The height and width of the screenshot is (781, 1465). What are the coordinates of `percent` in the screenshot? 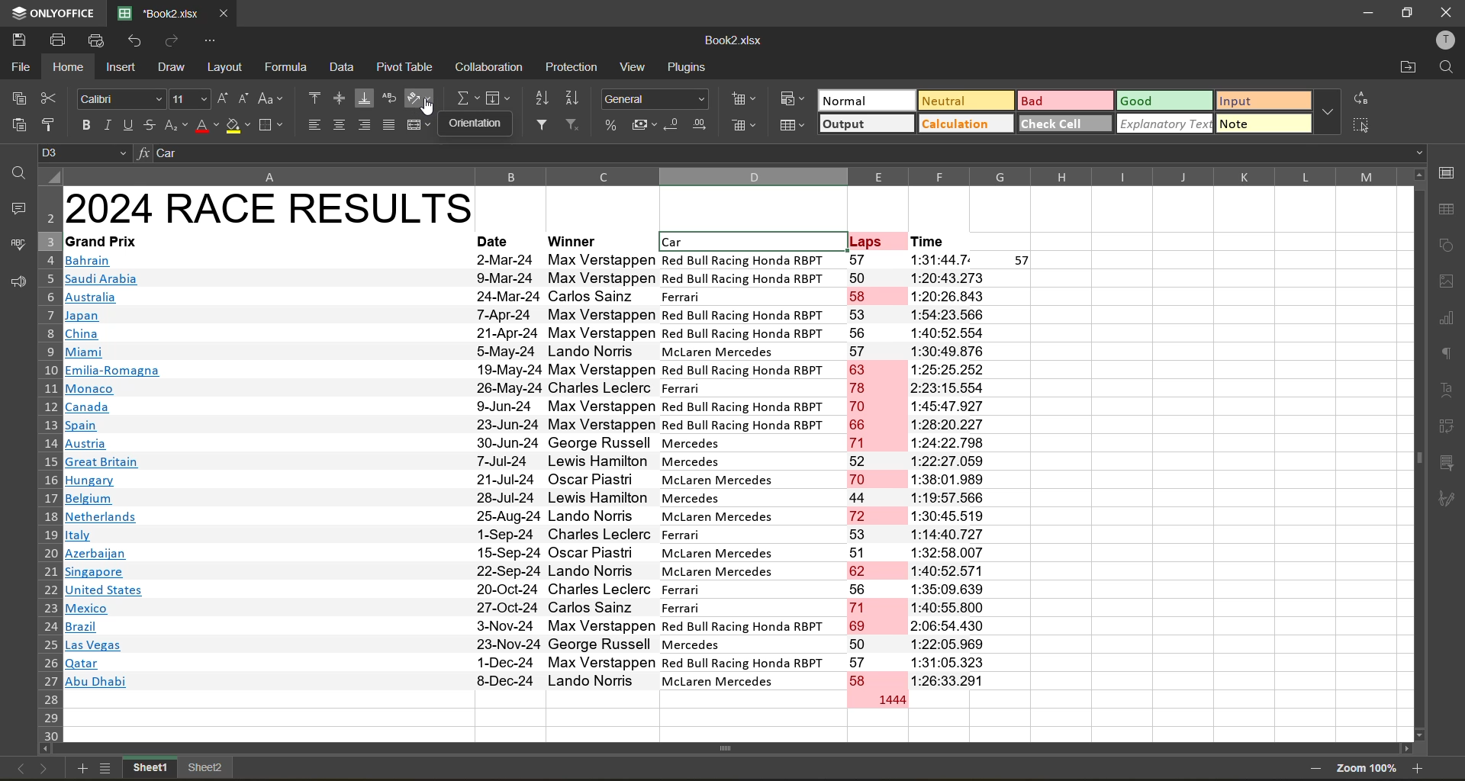 It's located at (613, 126).